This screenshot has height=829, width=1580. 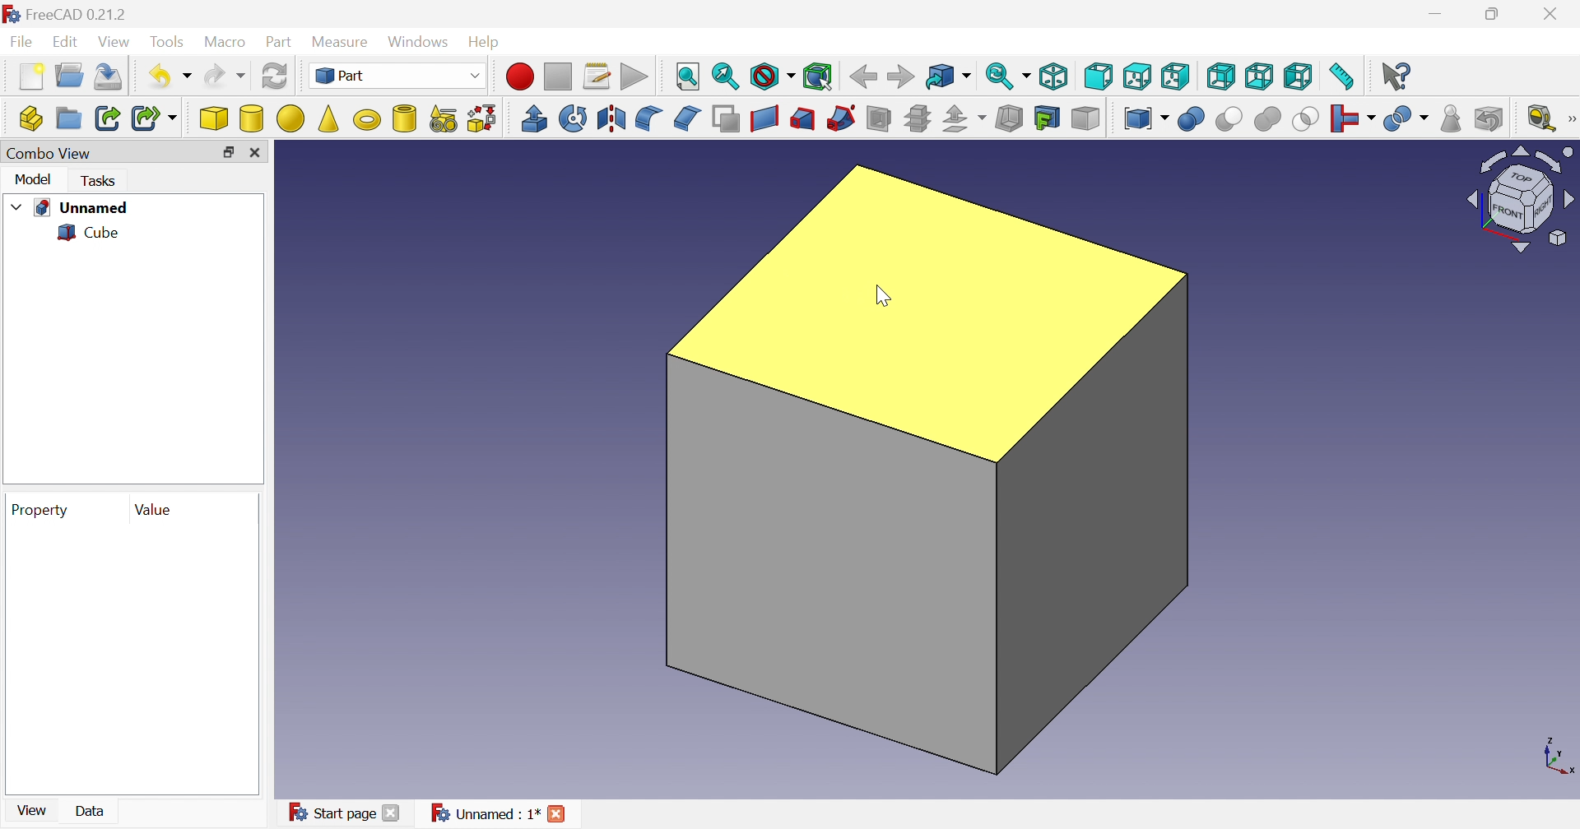 What do you see at coordinates (85, 208) in the screenshot?
I see `Unnamed` at bounding box center [85, 208].